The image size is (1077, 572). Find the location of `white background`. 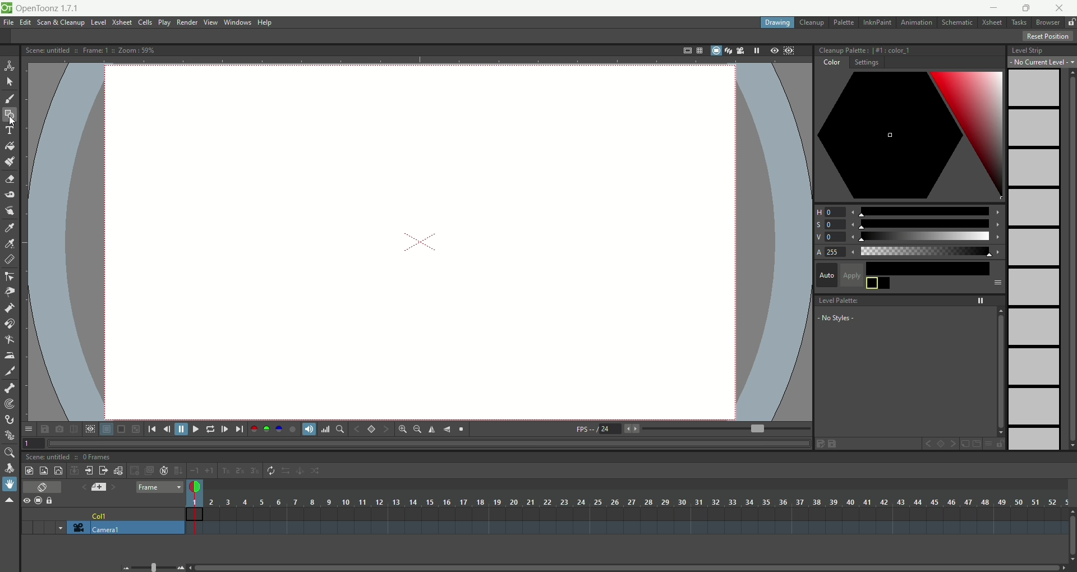

white background is located at coordinates (106, 430).